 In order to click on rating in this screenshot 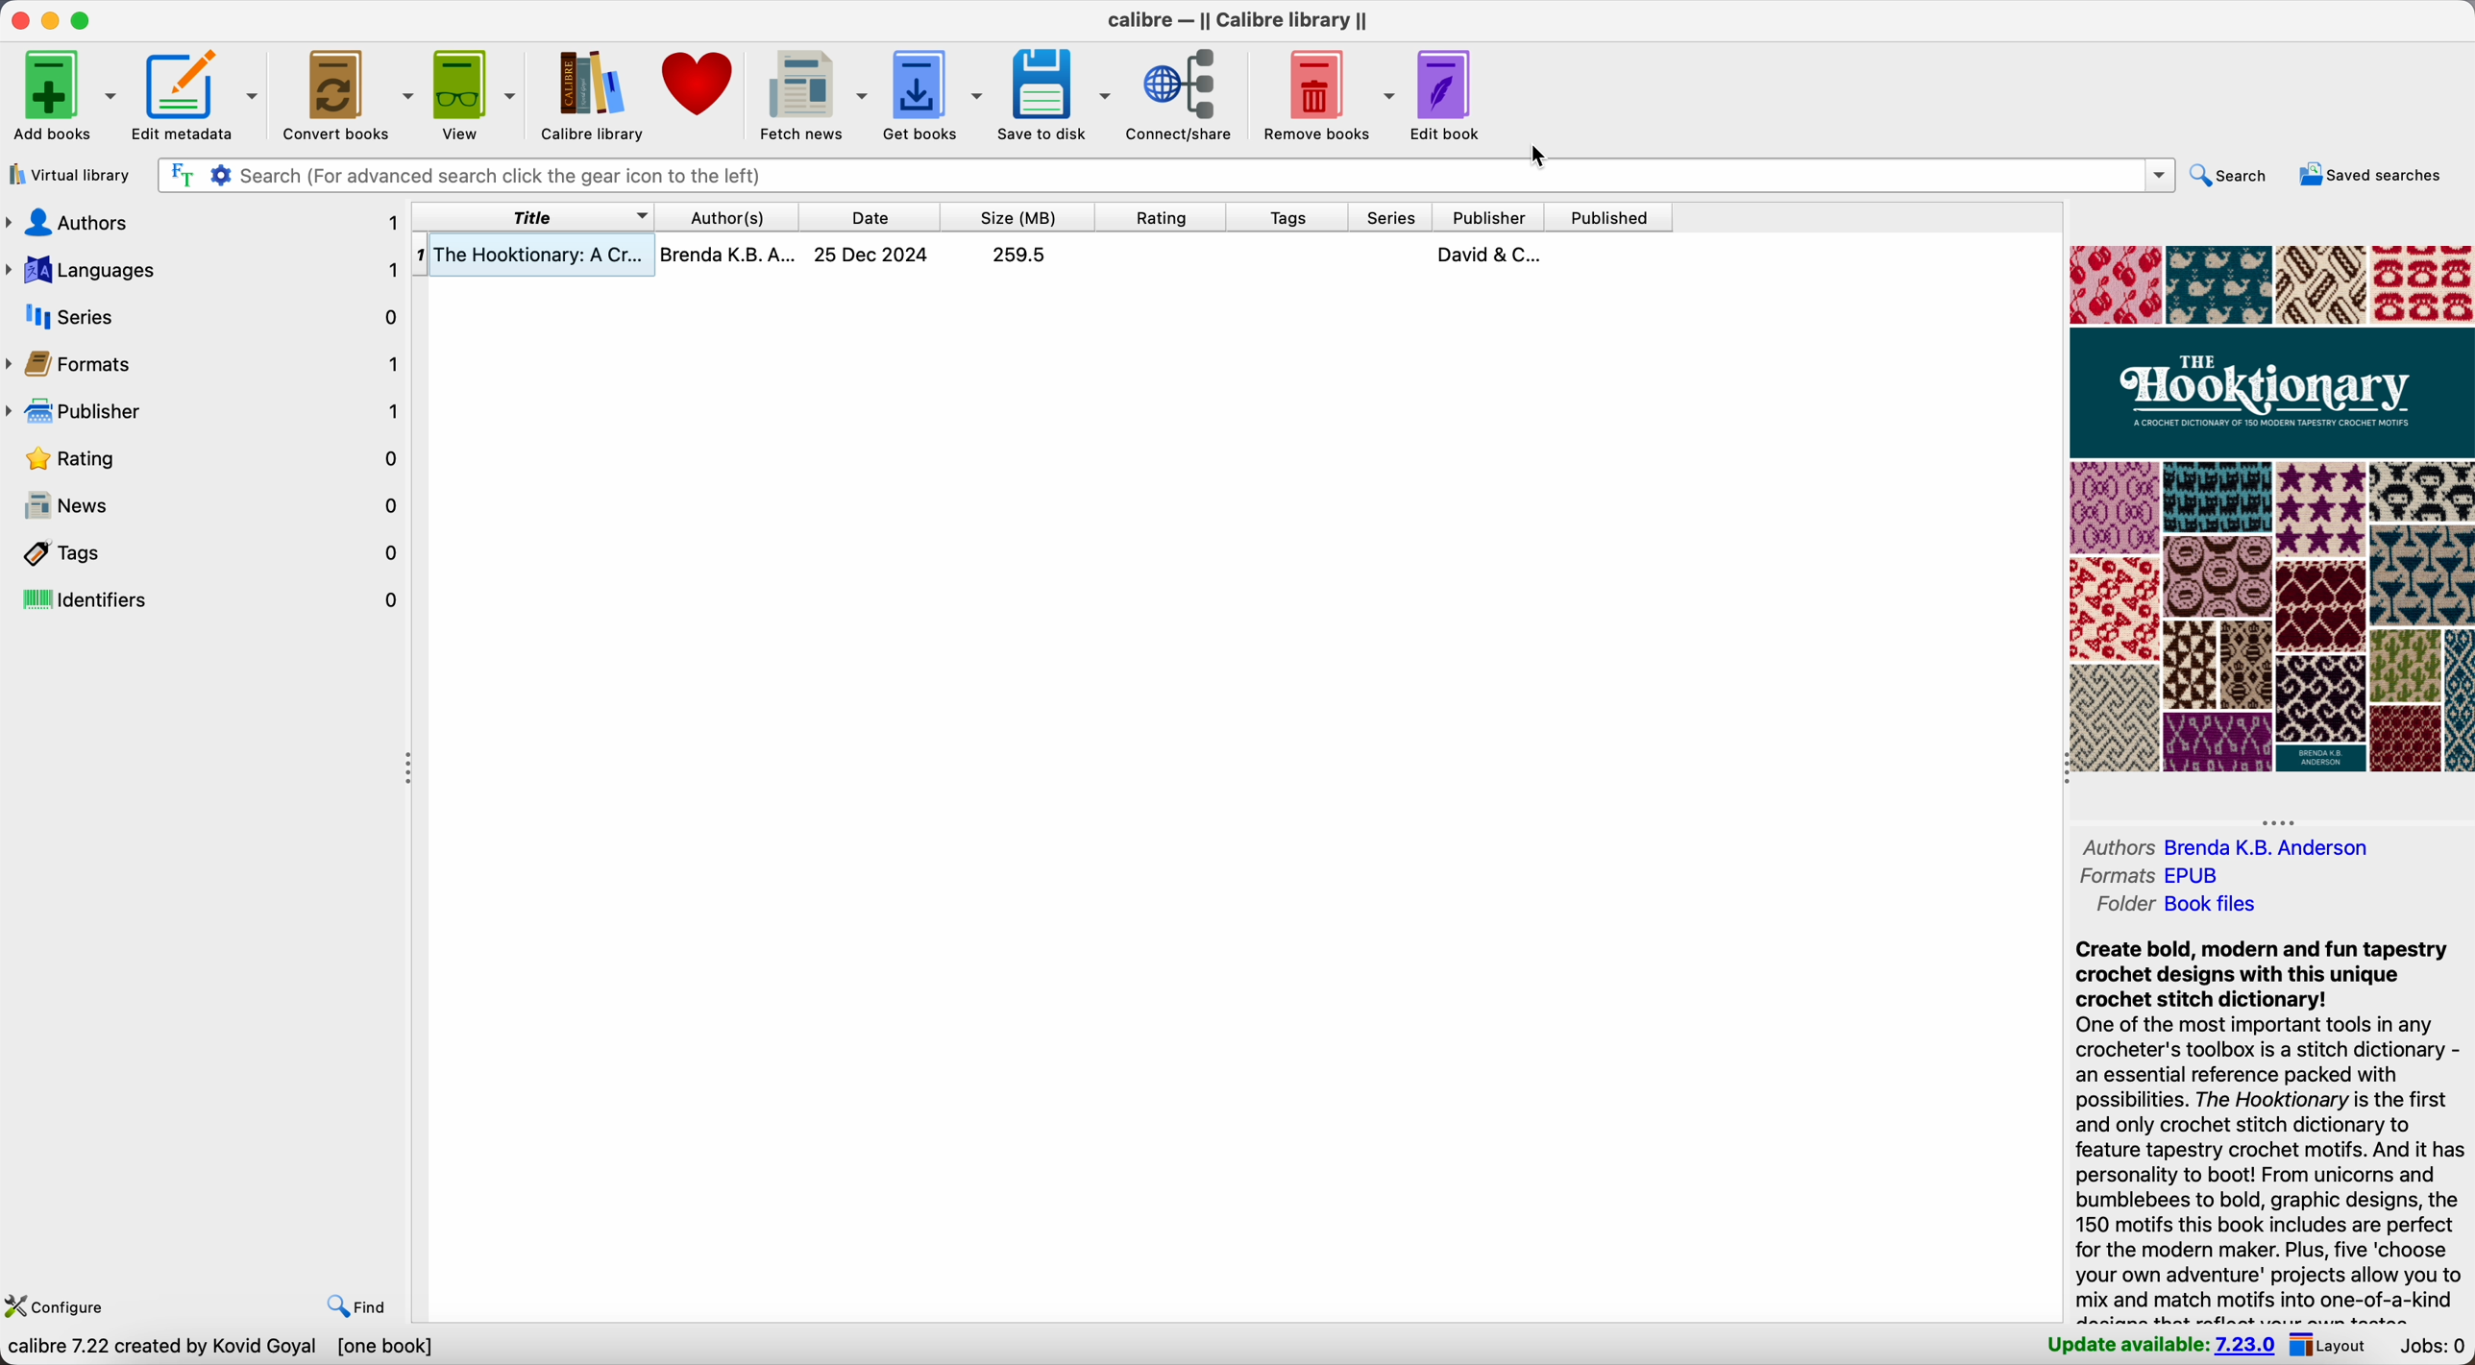, I will do `click(208, 459)`.